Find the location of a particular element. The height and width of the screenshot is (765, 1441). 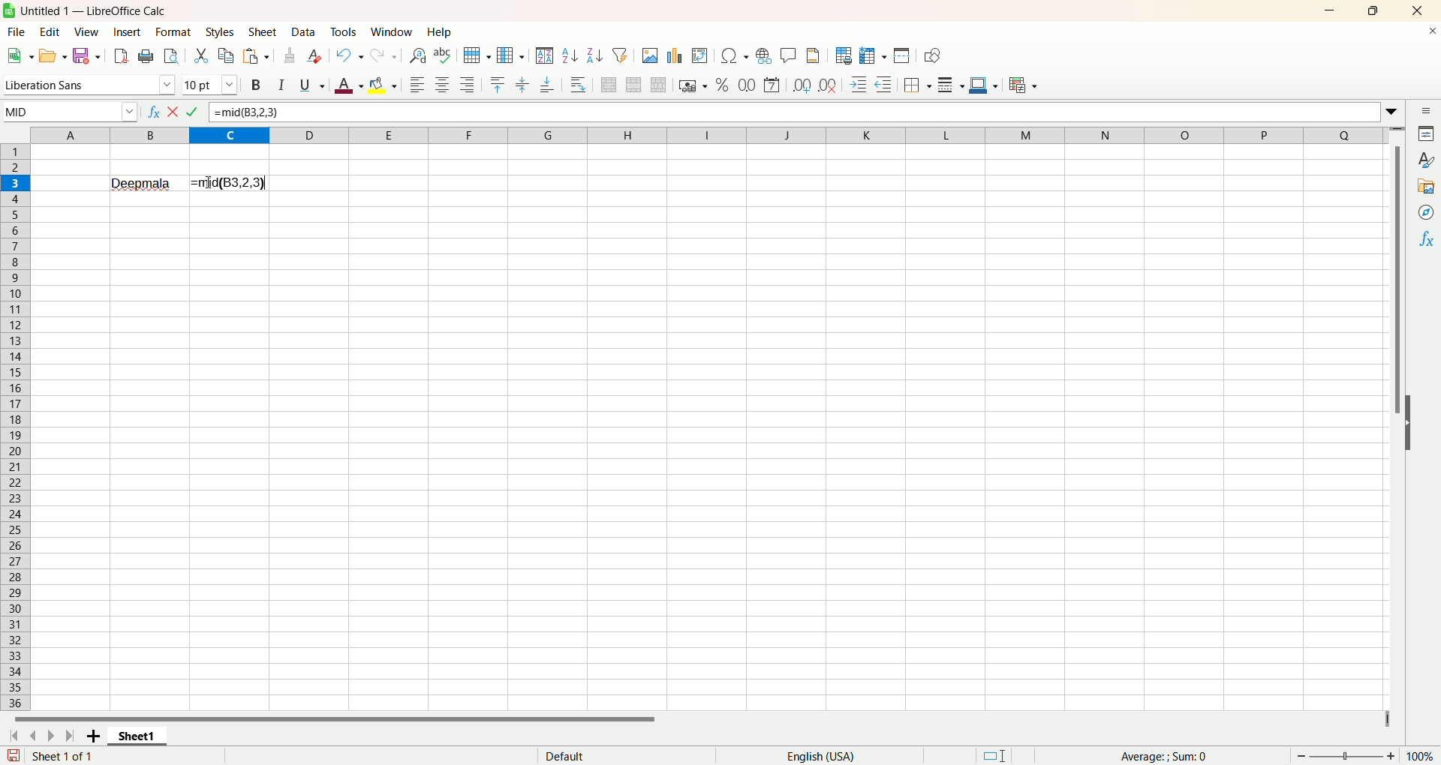

Conditional formatting is located at coordinates (1024, 85).